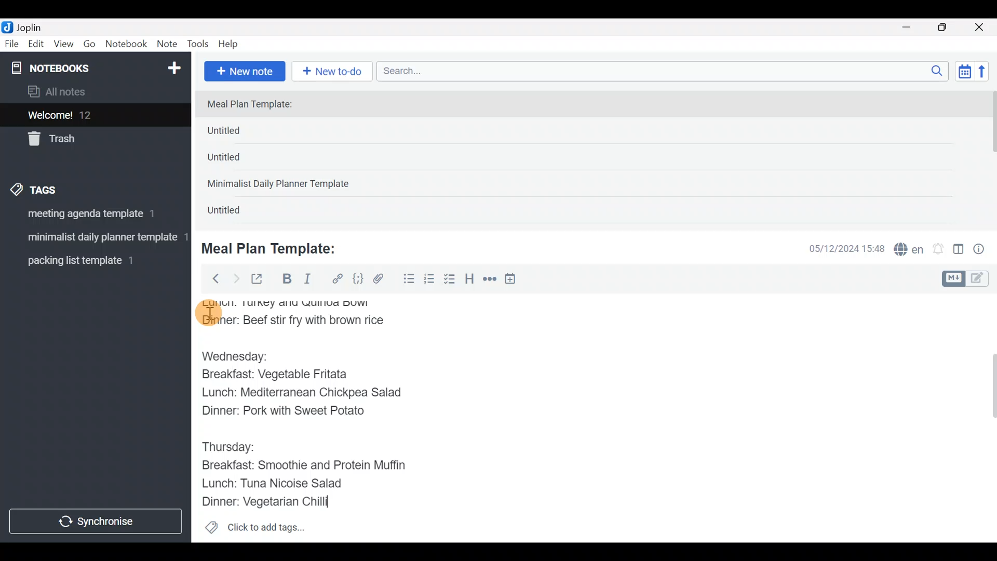 The image size is (997, 561). I want to click on Breakfast: Smoothie and Protein Muffin, so click(301, 464).